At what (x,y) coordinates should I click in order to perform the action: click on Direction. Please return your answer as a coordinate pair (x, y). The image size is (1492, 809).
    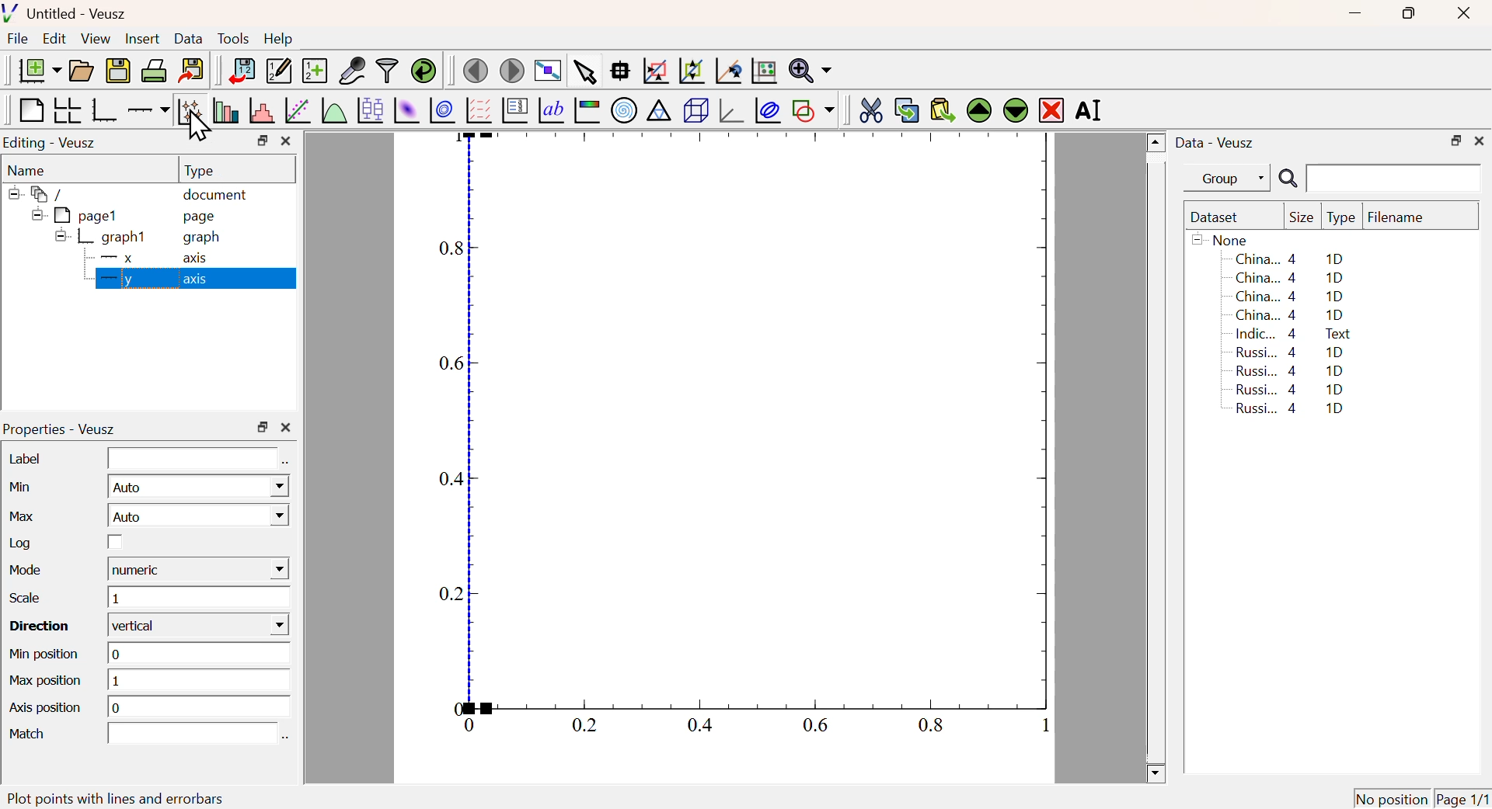
    Looking at the image, I should click on (42, 627).